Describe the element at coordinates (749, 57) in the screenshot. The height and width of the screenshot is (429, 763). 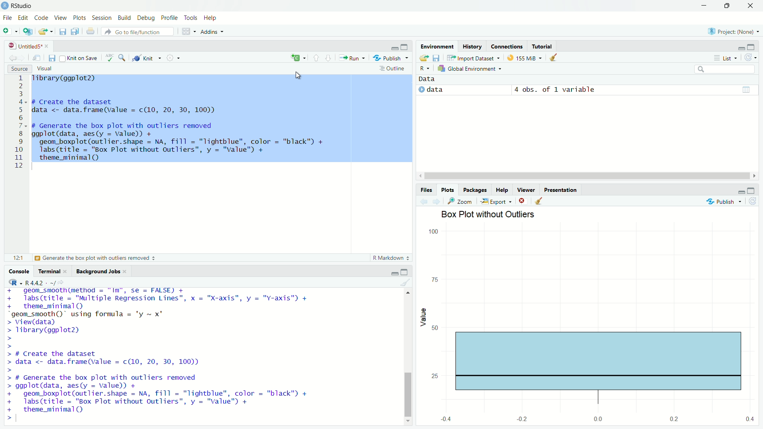
I see `refresh` at that location.